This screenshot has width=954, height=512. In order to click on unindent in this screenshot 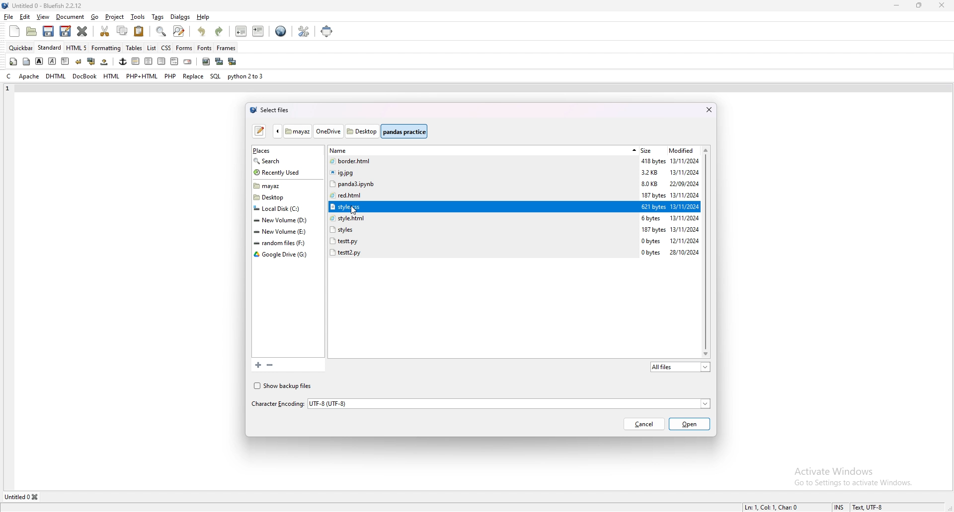, I will do `click(242, 31)`.